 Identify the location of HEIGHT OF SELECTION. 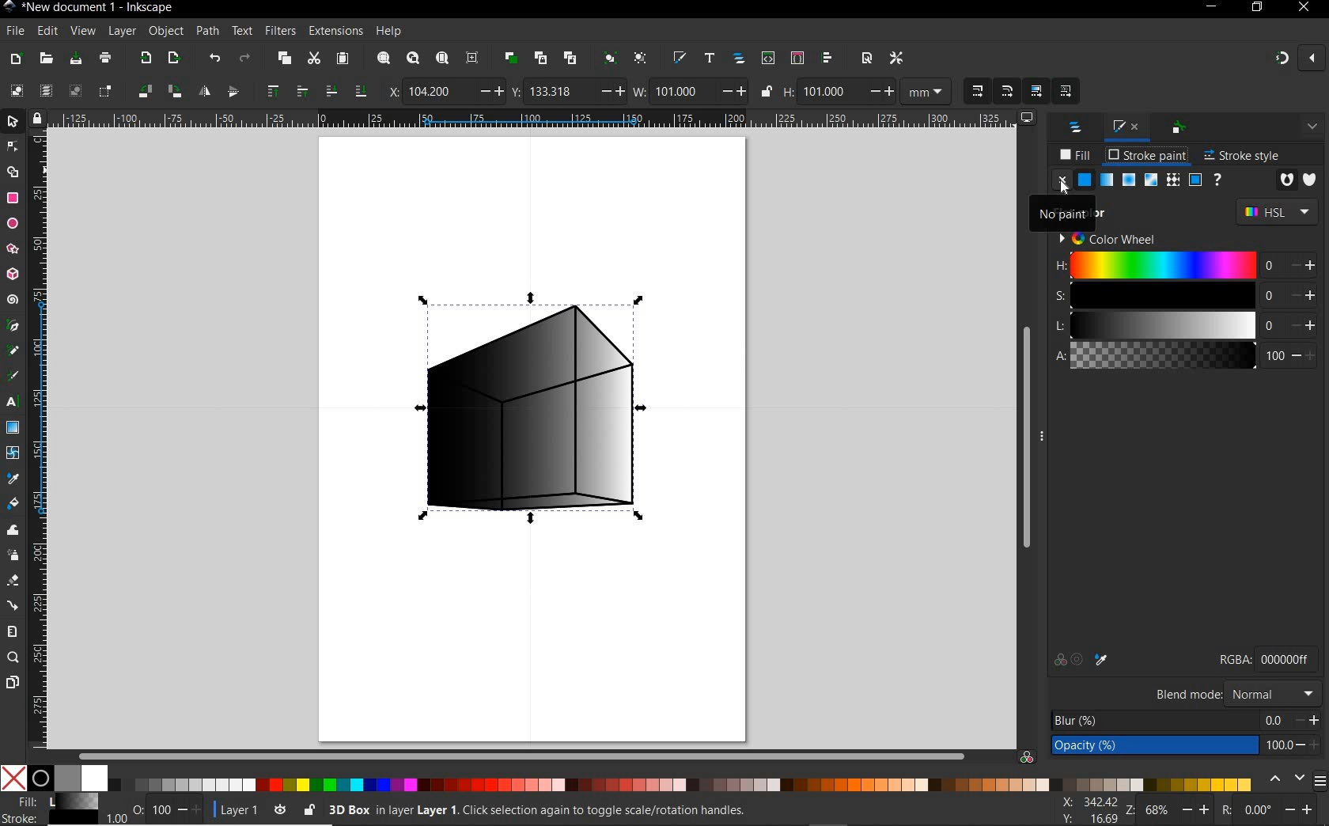
(789, 92).